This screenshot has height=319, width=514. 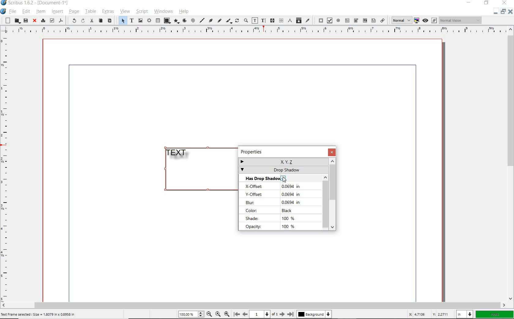 What do you see at coordinates (179, 155) in the screenshot?
I see `drop shadow added to text` at bounding box center [179, 155].